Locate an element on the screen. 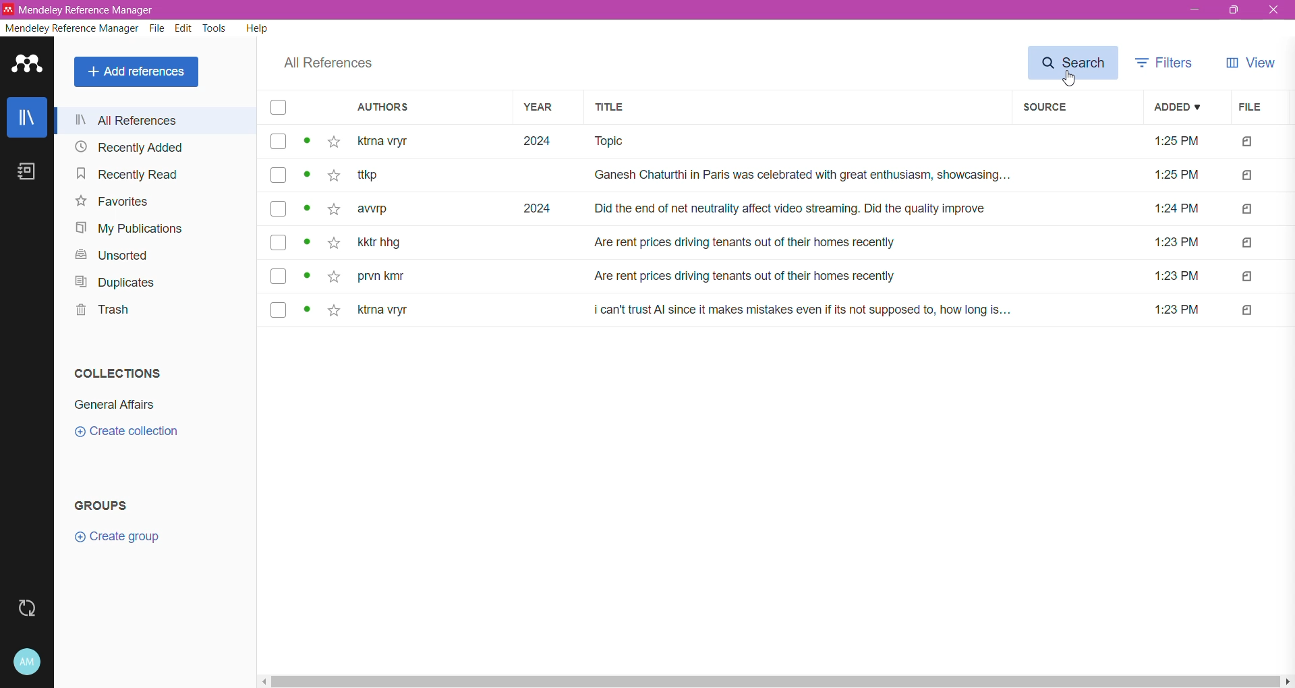 This screenshot has width=1295, height=688. move left is located at coordinates (264, 681).